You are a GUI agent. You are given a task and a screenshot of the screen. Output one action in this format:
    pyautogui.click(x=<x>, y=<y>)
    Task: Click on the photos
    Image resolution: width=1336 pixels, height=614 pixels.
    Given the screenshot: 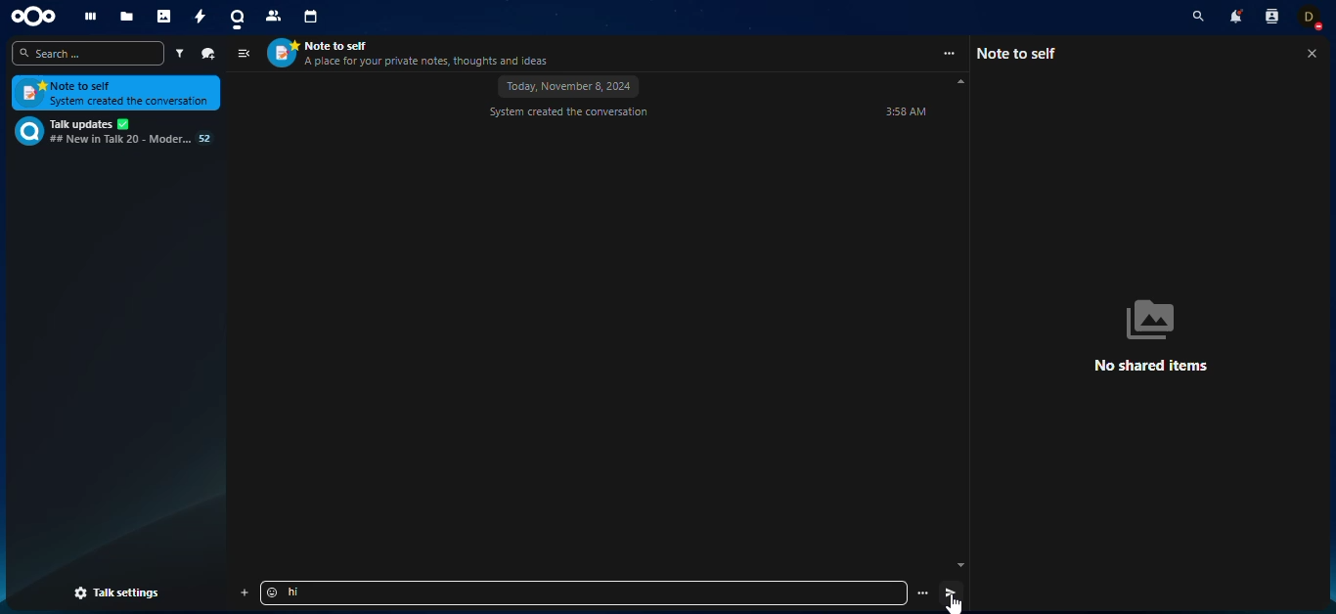 What is the action you would take?
    pyautogui.click(x=166, y=17)
    